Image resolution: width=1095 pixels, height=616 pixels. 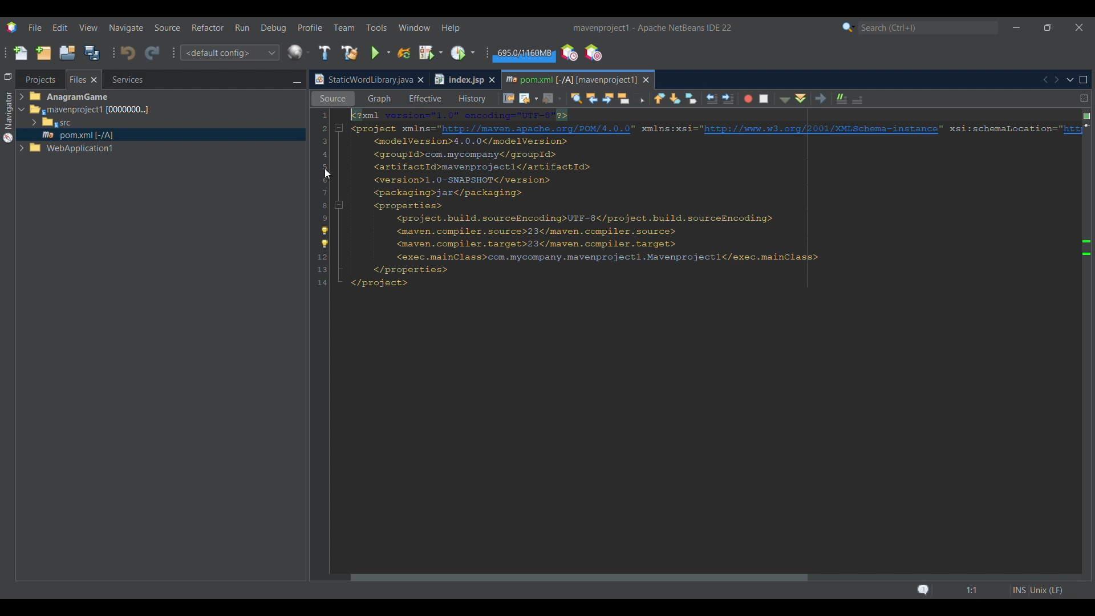 I want to click on View menu, so click(x=88, y=28).